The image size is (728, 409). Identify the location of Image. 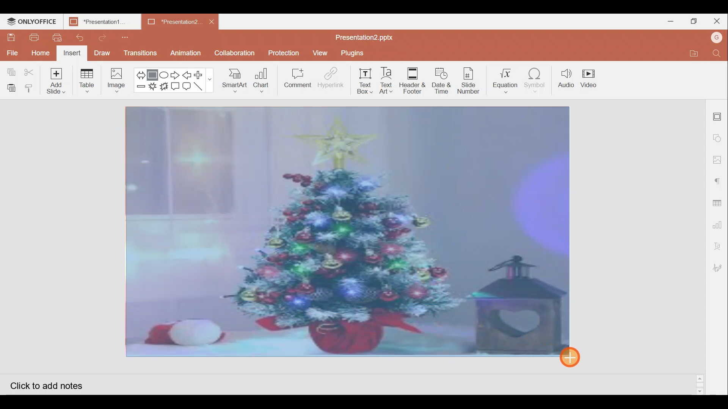
(116, 80).